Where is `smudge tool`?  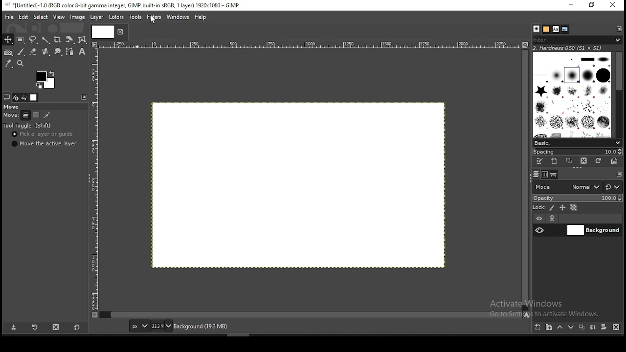
smudge tool is located at coordinates (59, 52).